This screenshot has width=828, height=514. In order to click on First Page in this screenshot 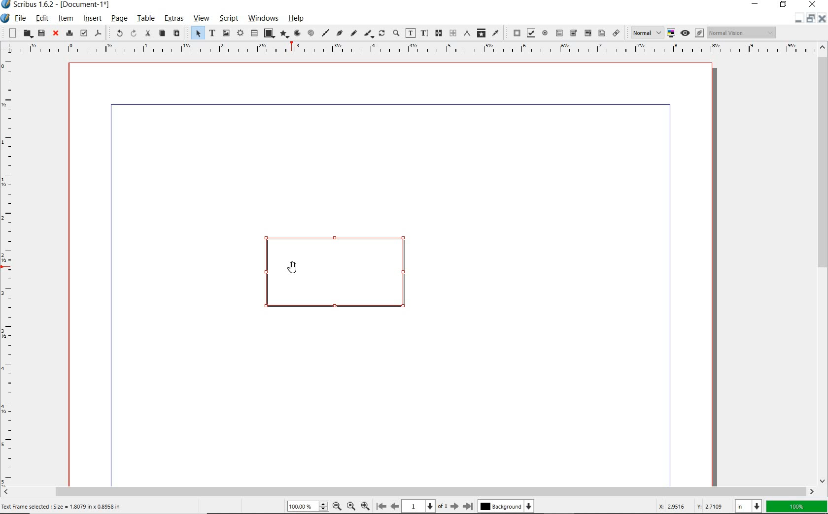, I will do `click(381, 507)`.